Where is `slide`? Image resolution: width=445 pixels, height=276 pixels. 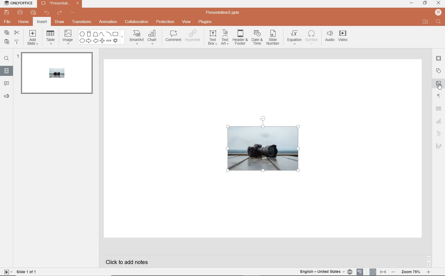
slide is located at coordinates (56, 75).